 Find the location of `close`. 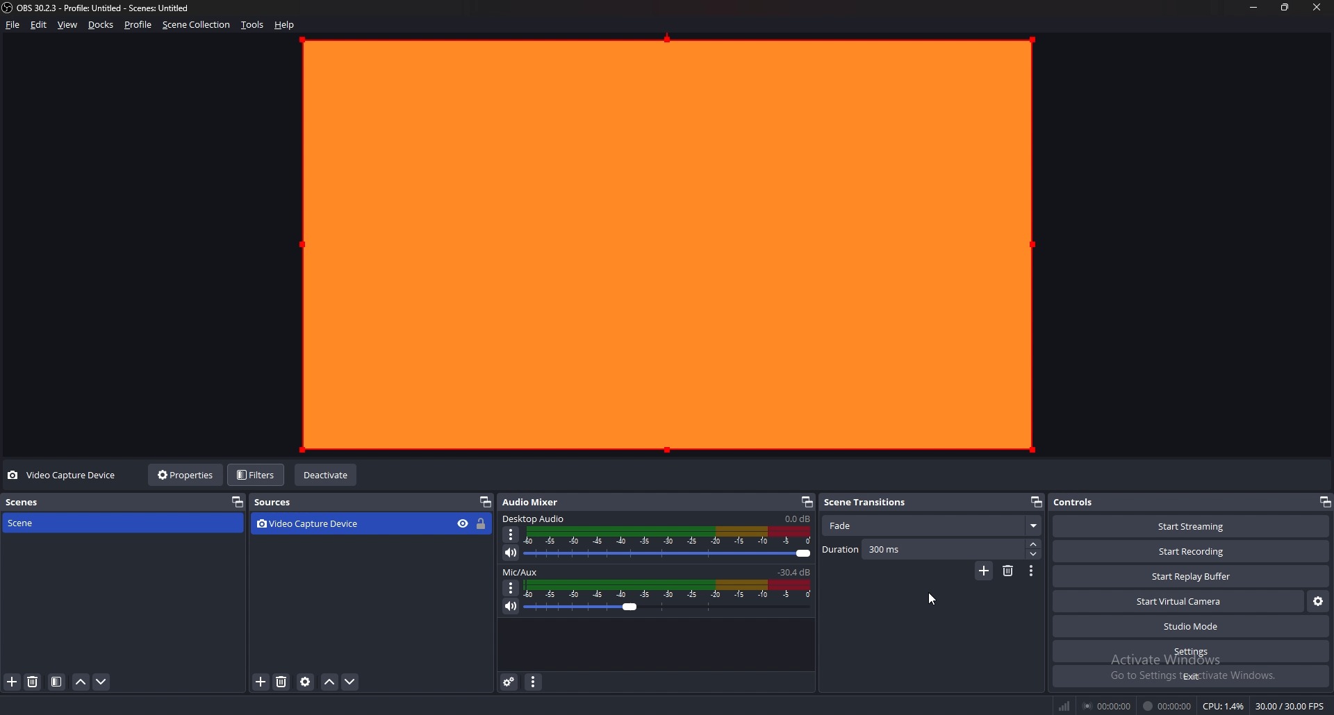

close is located at coordinates (1318, 8).